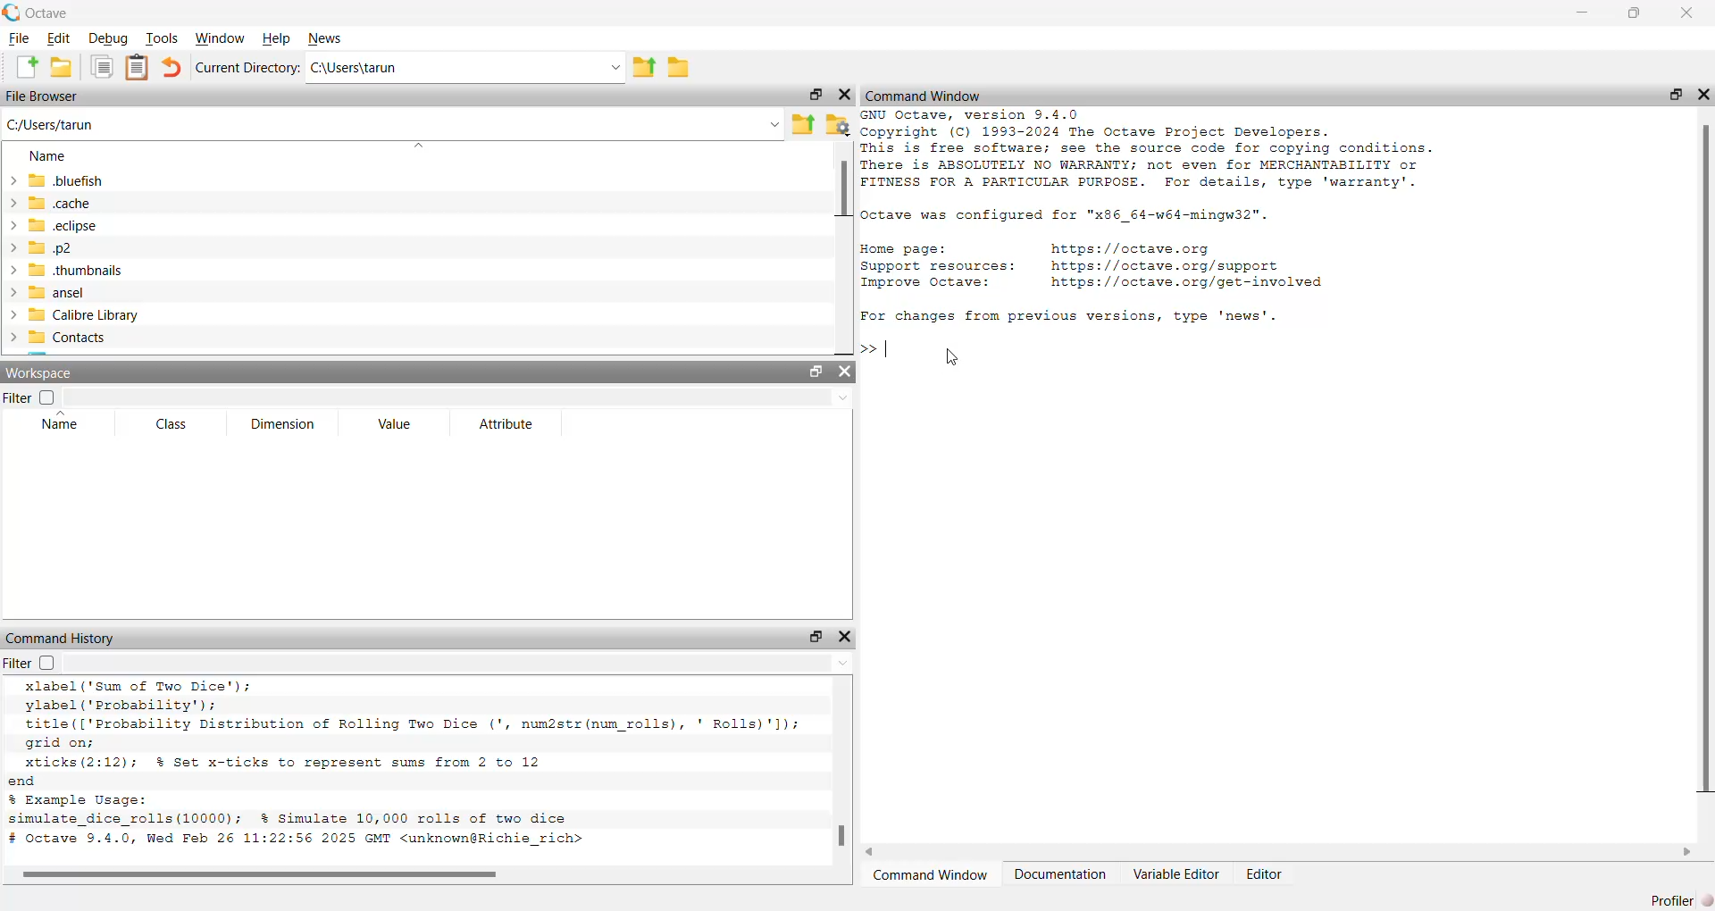  Describe the element at coordinates (816, 372) in the screenshot. I see `Maximize` at that location.